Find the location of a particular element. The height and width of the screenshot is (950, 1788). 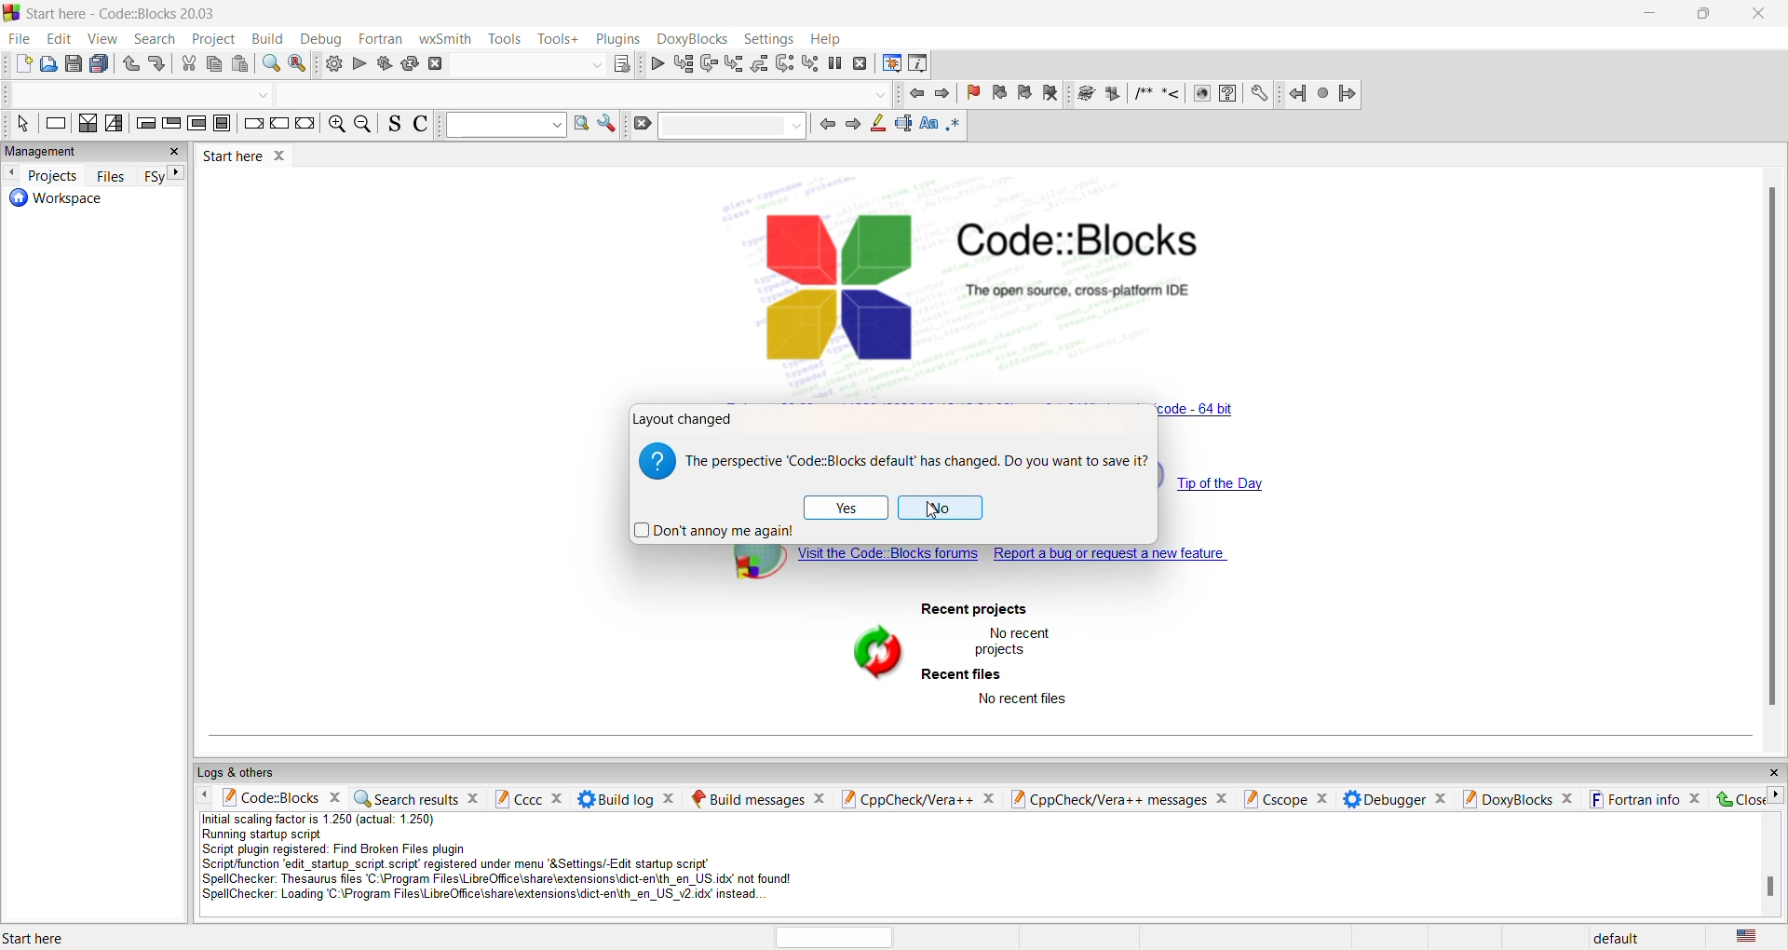

select is located at coordinates (21, 125).